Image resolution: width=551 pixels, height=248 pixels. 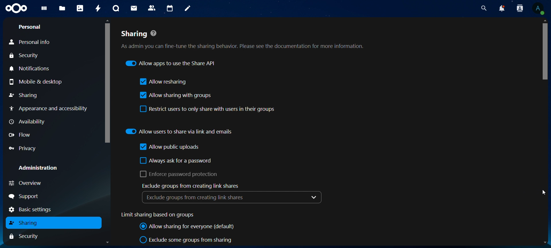 I want to click on mobile & desktop, so click(x=41, y=82).